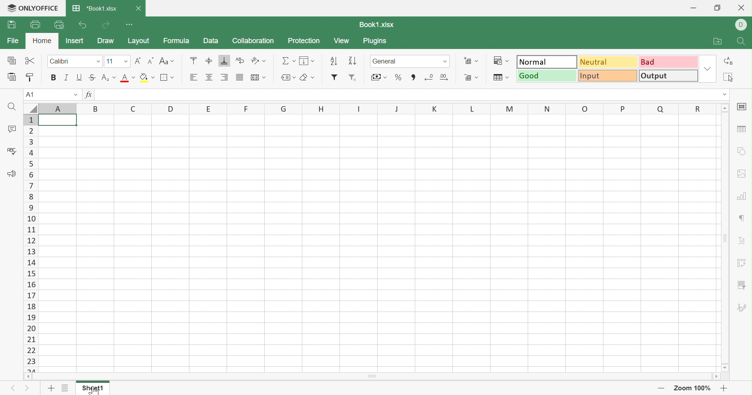 The image size is (752, 395). I want to click on Format as table template, so click(501, 76).